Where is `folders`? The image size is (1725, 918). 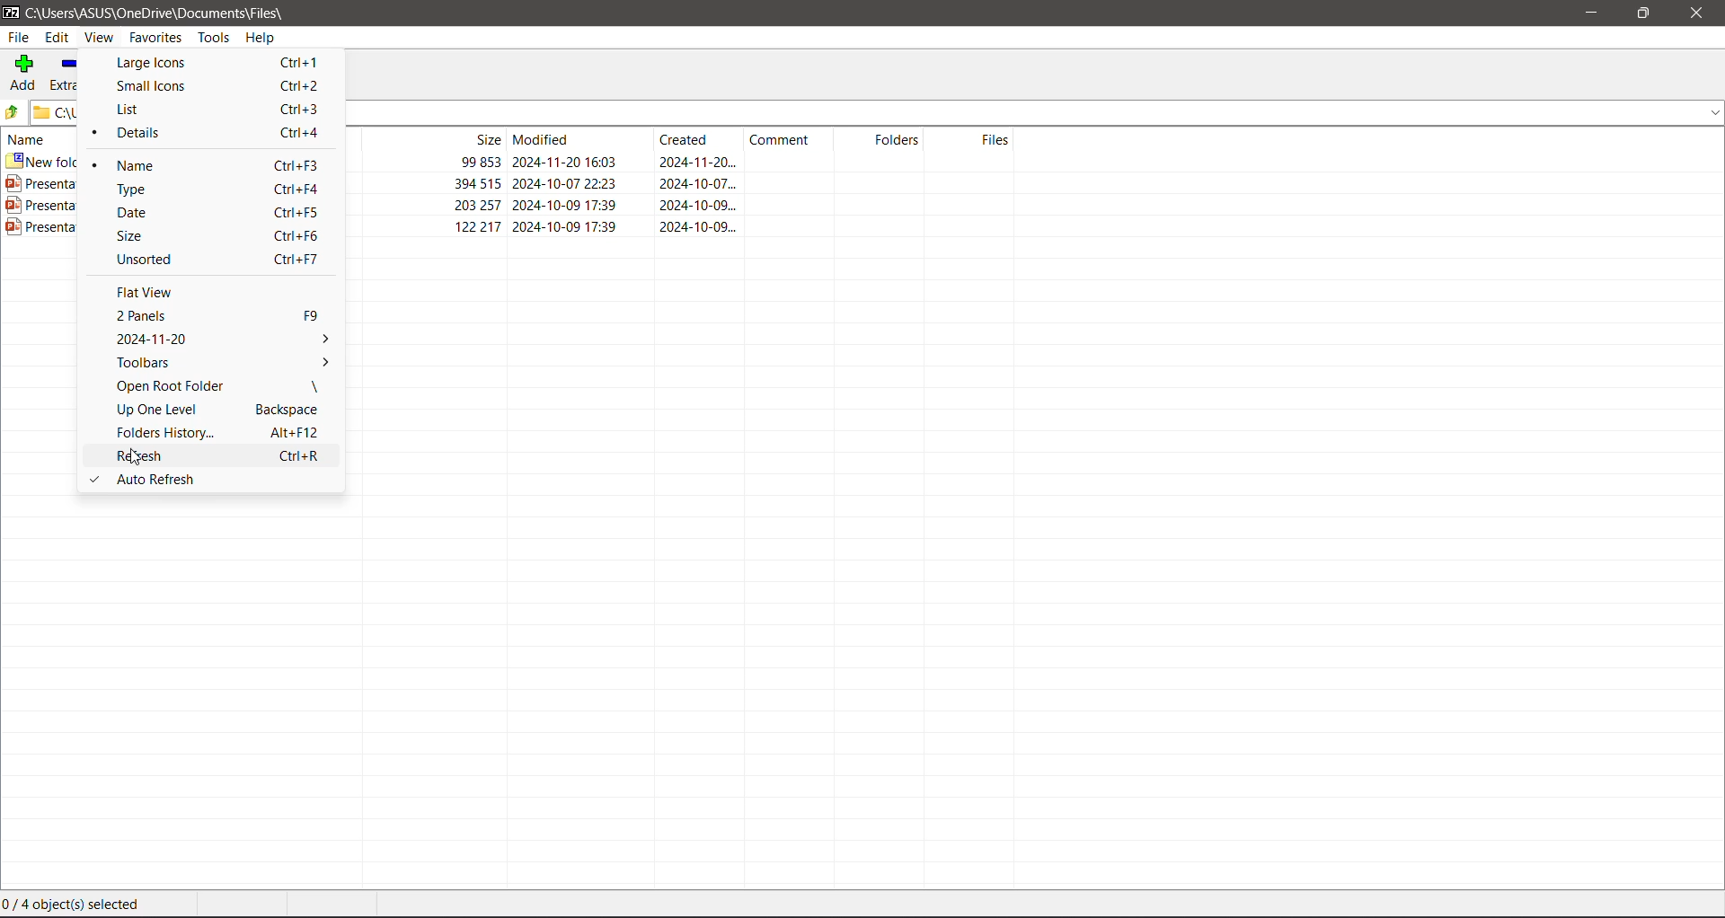
folders is located at coordinates (880, 138).